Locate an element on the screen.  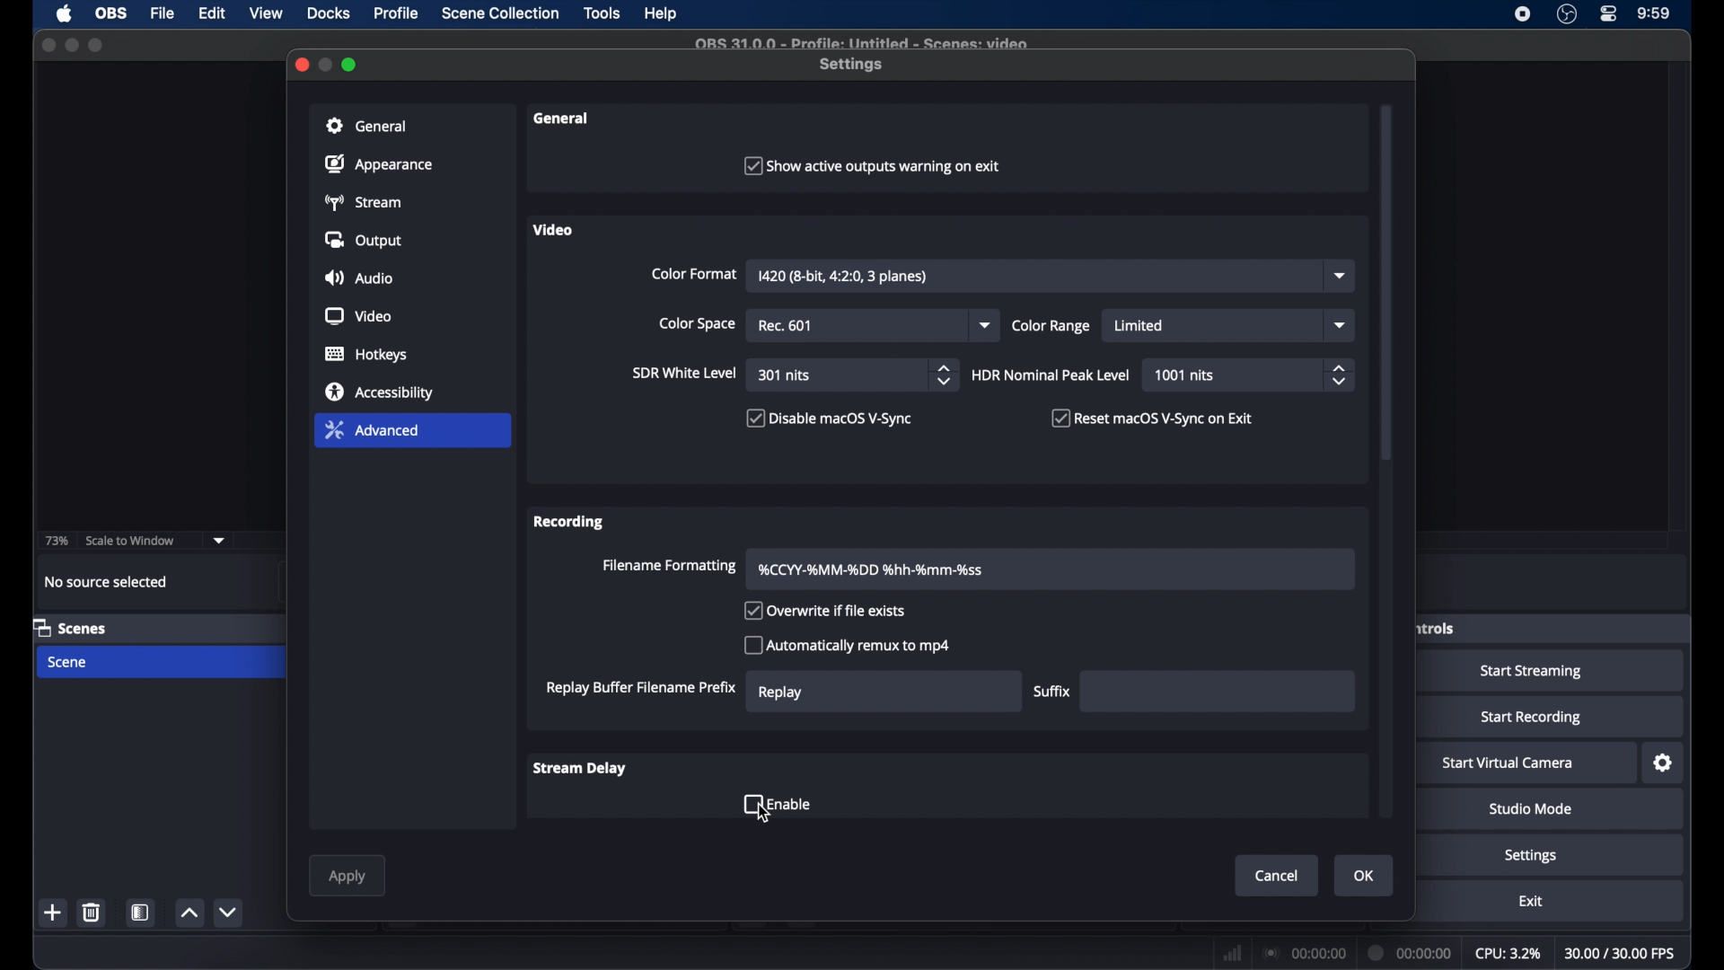
scale to window is located at coordinates (131, 539).